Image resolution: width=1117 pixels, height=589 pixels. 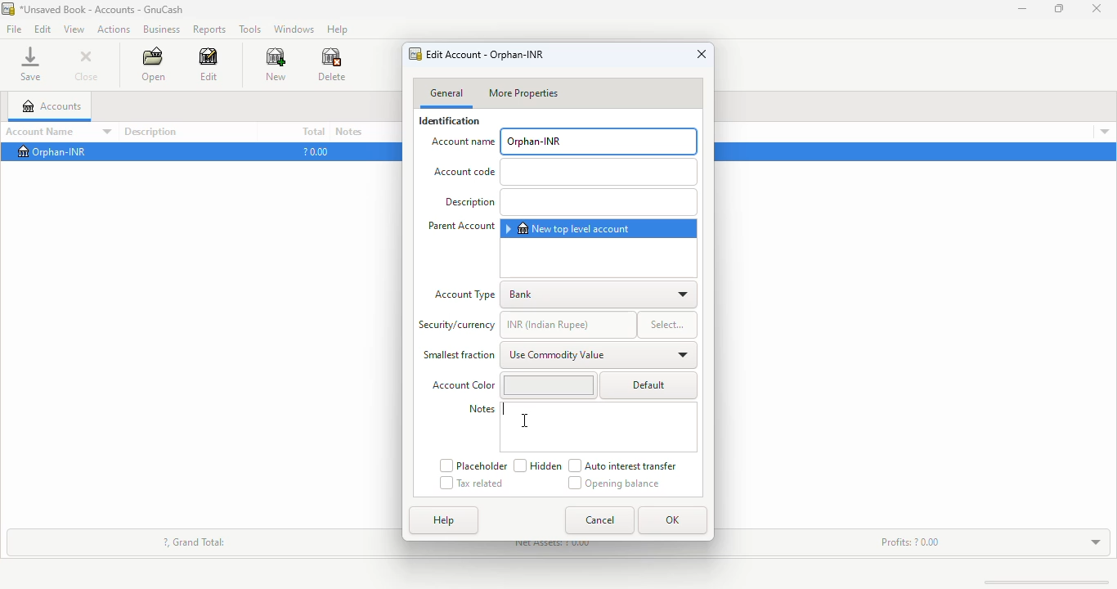 I want to click on Orphan-INR, so click(x=47, y=154).